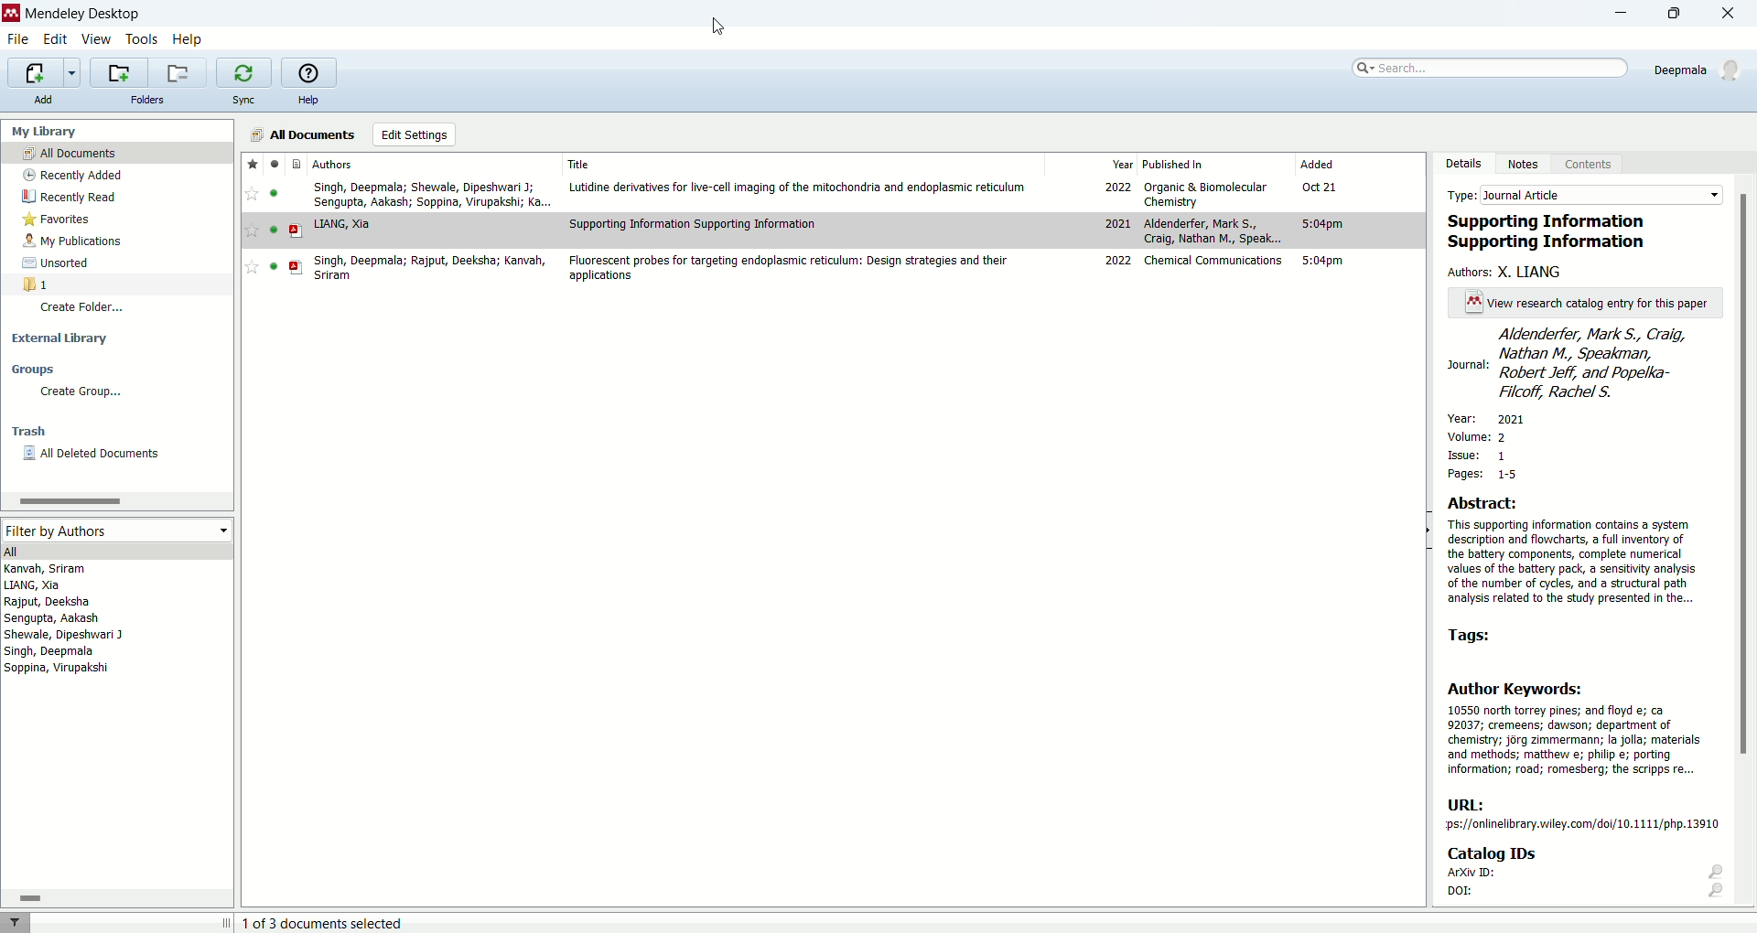 This screenshot has height=933, width=1757. What do you see at coordinates (101, 455) in the screenshot?
I see `all deleted documents` at bounding box center [101, 455].